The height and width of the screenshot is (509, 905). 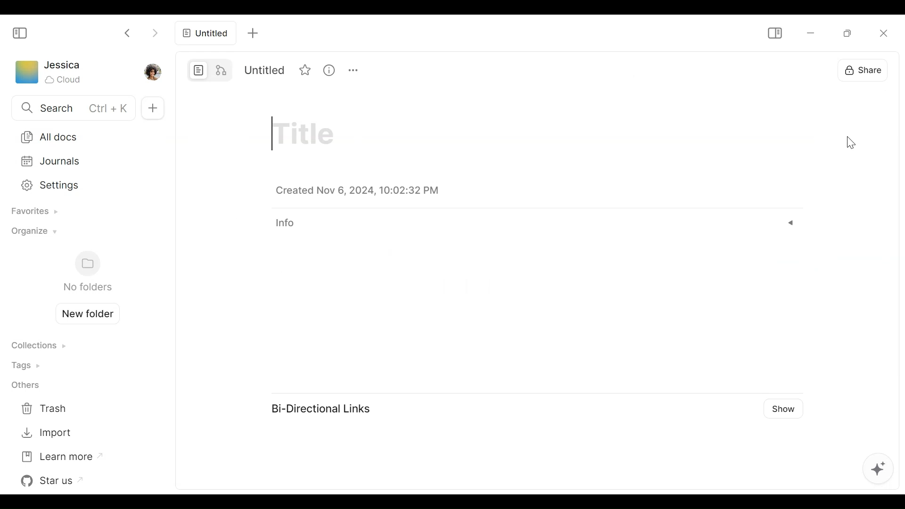 What do you see at coordinates (535, 224) in the screenshot?
I see `View Information` at bounding box center [535, 224].